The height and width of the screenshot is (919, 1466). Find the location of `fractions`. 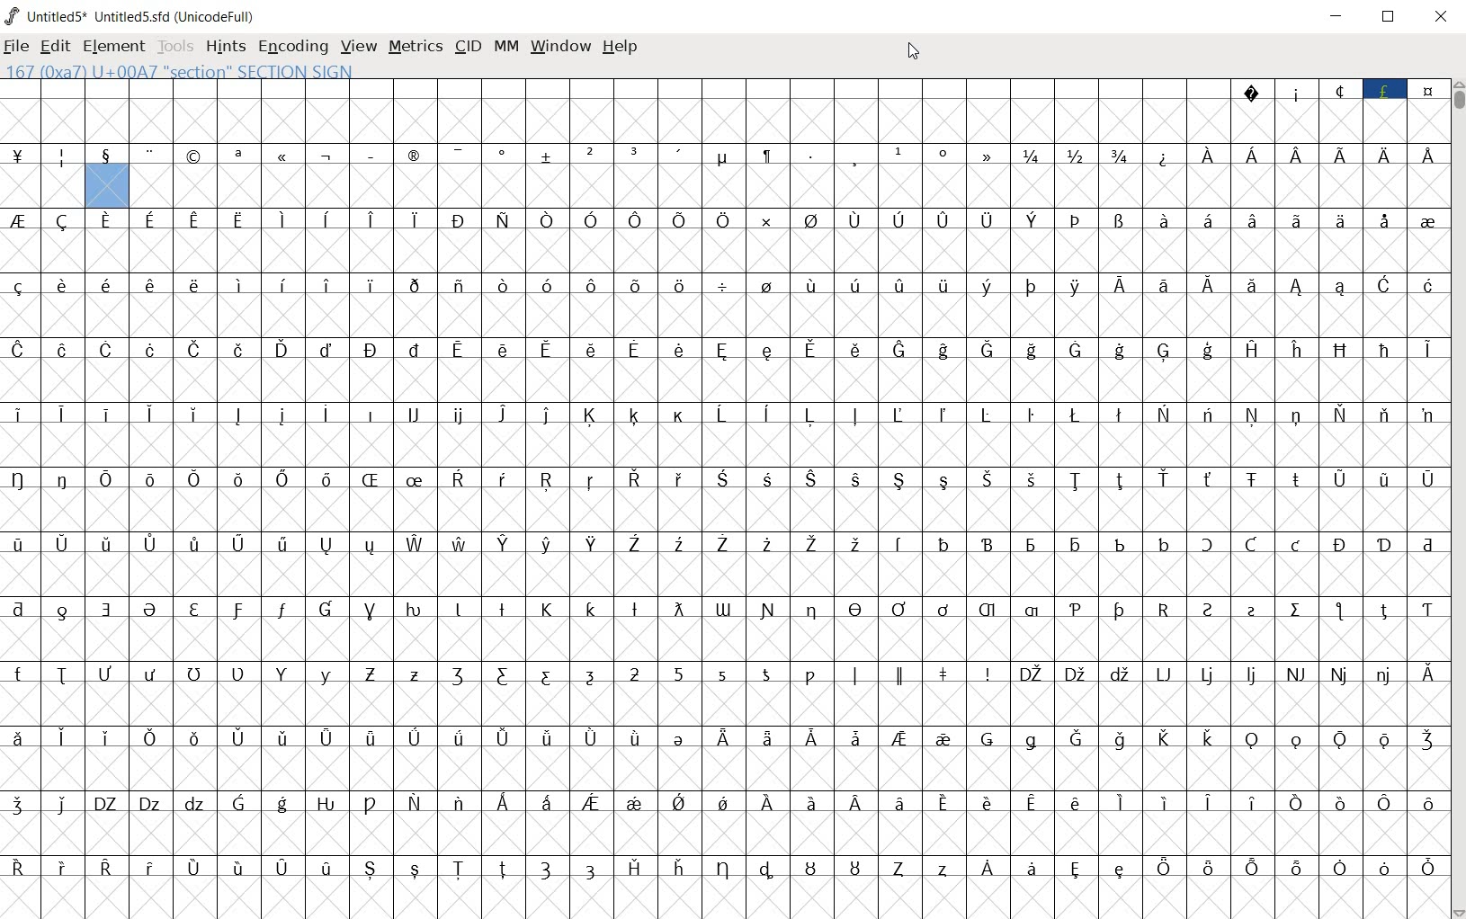

fractions is located at coordinates (1078, 155).